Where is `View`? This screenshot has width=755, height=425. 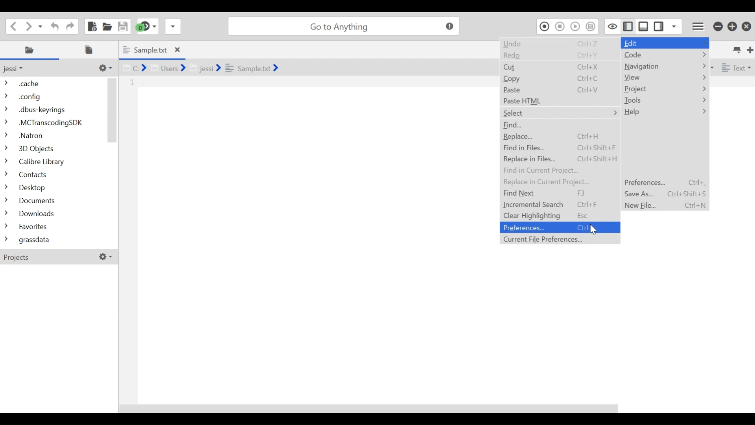 View is located at coordinates (665, 78).